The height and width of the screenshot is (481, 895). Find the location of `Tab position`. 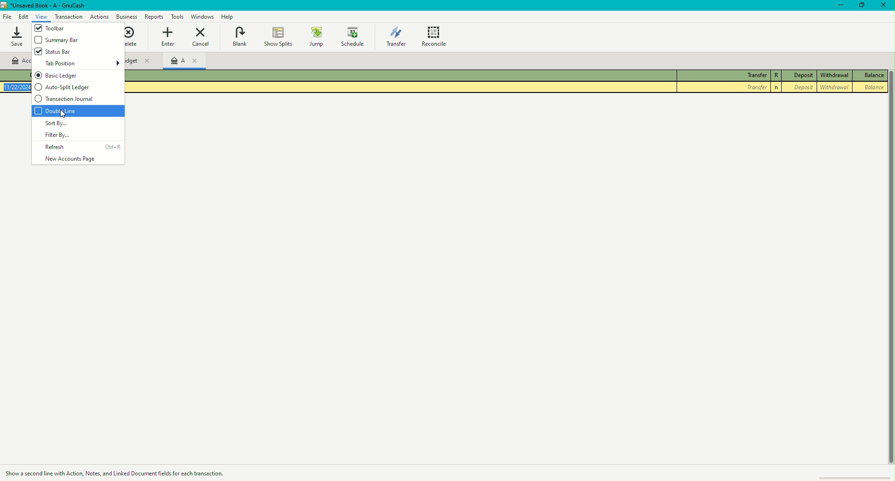

Tab position is located at coordinates (81, 64).